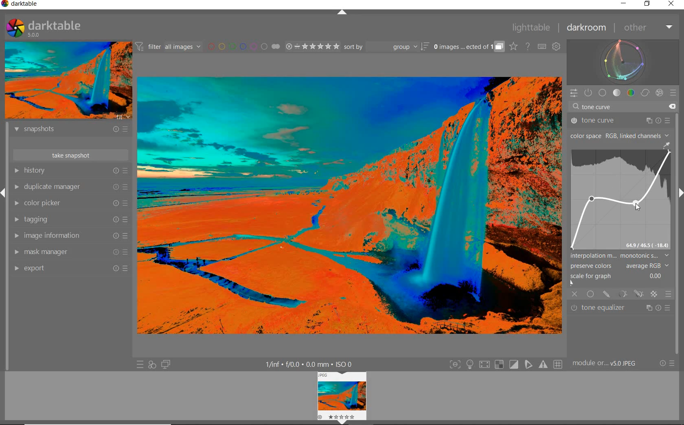 Image resolution: width=684 pixels, height=425 pixels. Describe the element at coordinates (72, 269) in the screenshot. I see `export` at that location.